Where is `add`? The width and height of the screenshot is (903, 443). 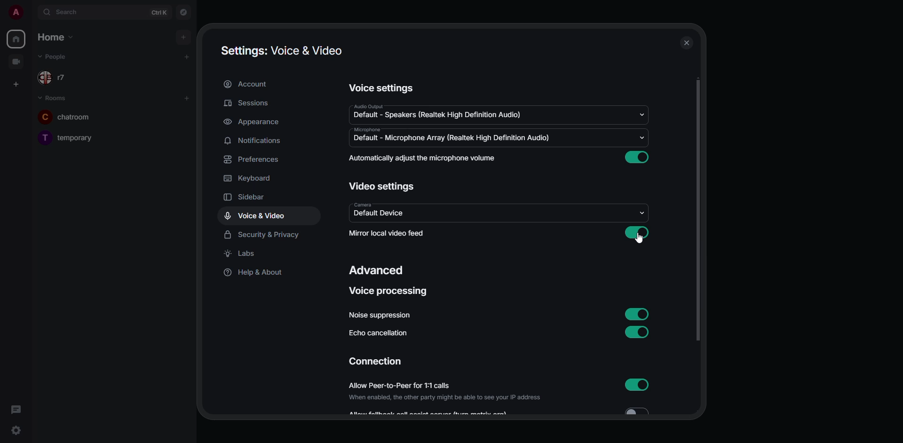 add is located at coordinates (188, 97).